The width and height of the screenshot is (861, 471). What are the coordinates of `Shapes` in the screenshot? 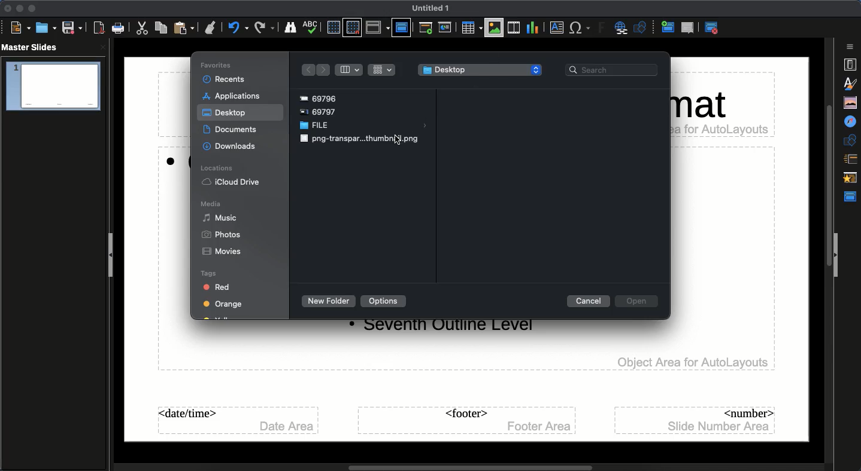 It's located at (642, 29).